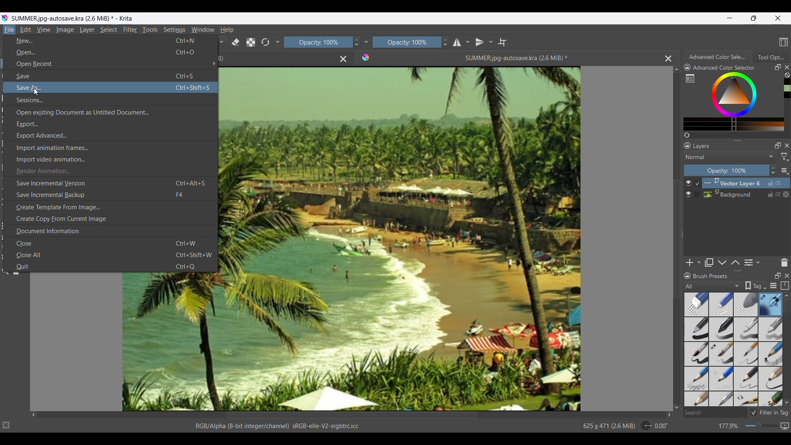  Describe the element at coordinates (484, 42) in the screenshot. I see `Vertical mirror tool and options` at that location.